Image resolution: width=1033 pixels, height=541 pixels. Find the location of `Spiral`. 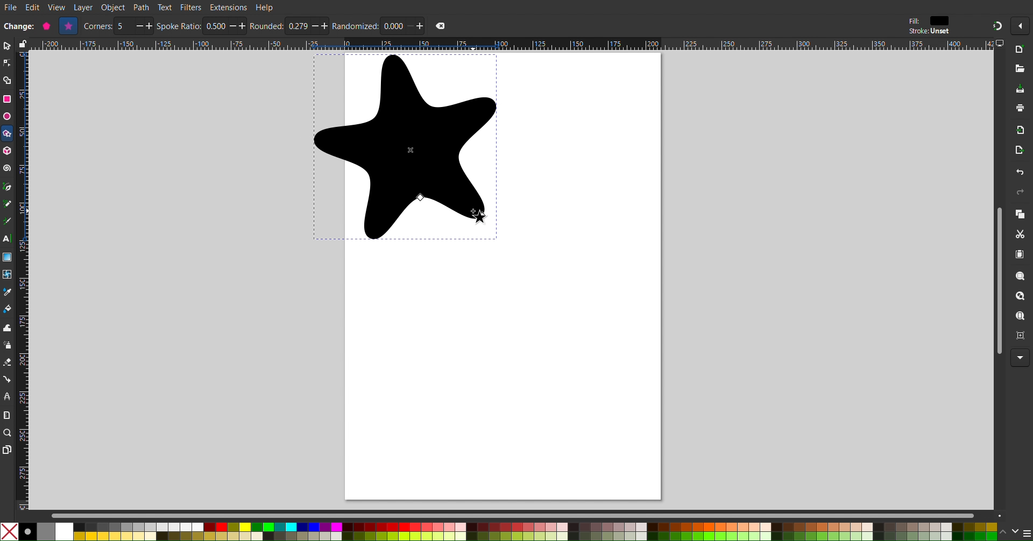

Spiral is located at coordinates (8, 168).